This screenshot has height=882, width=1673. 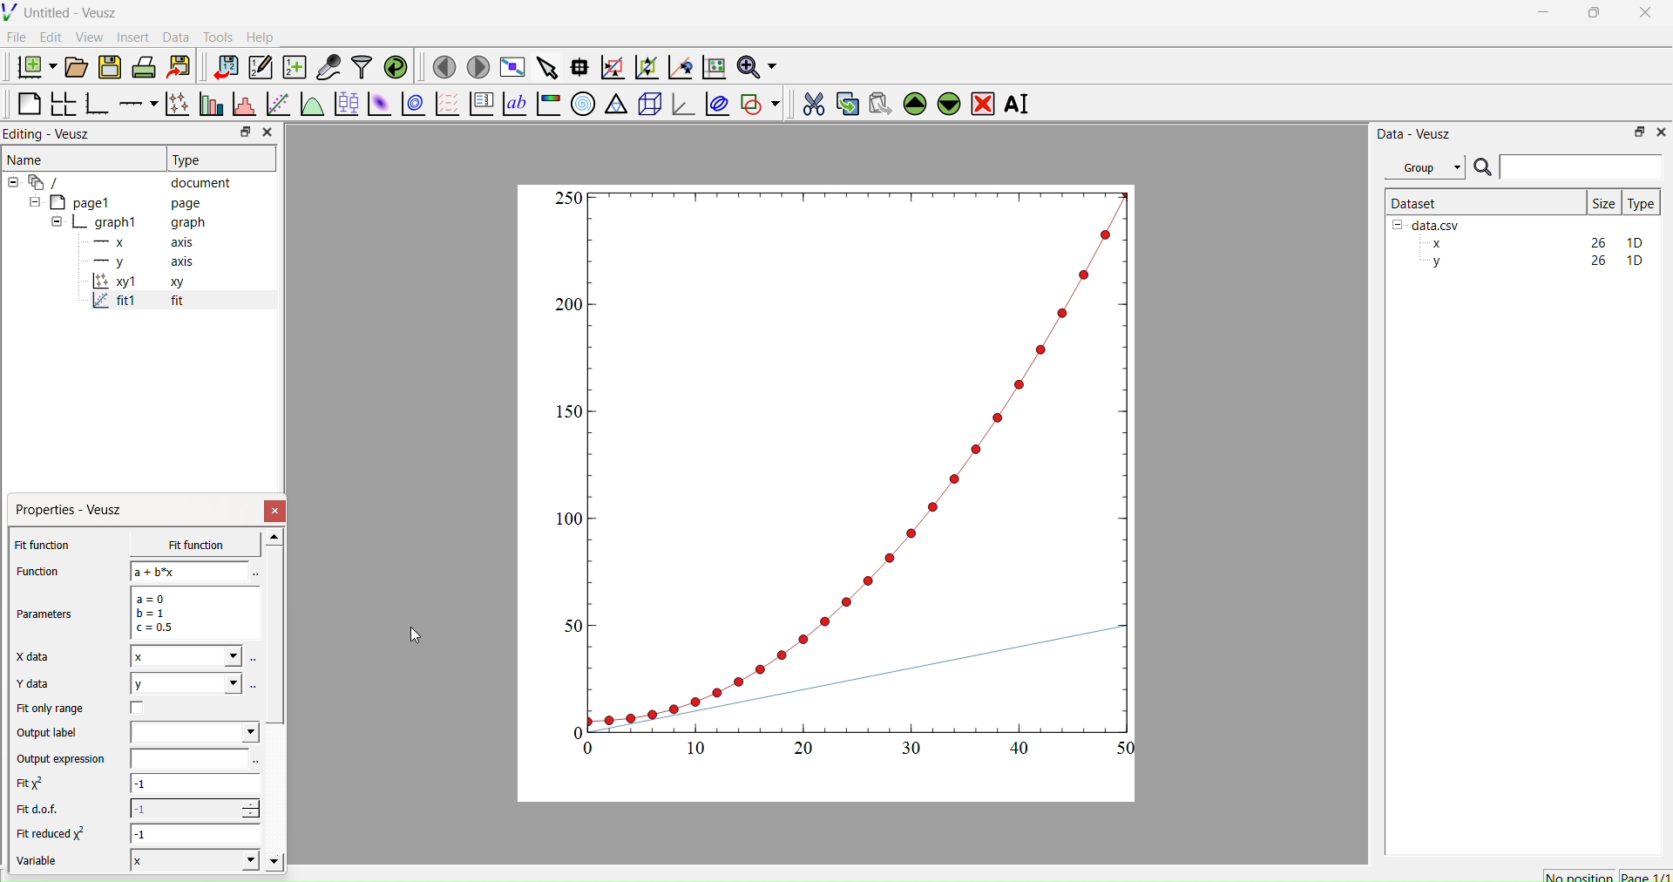 I want to click on Up, so click(x=912, y=101).